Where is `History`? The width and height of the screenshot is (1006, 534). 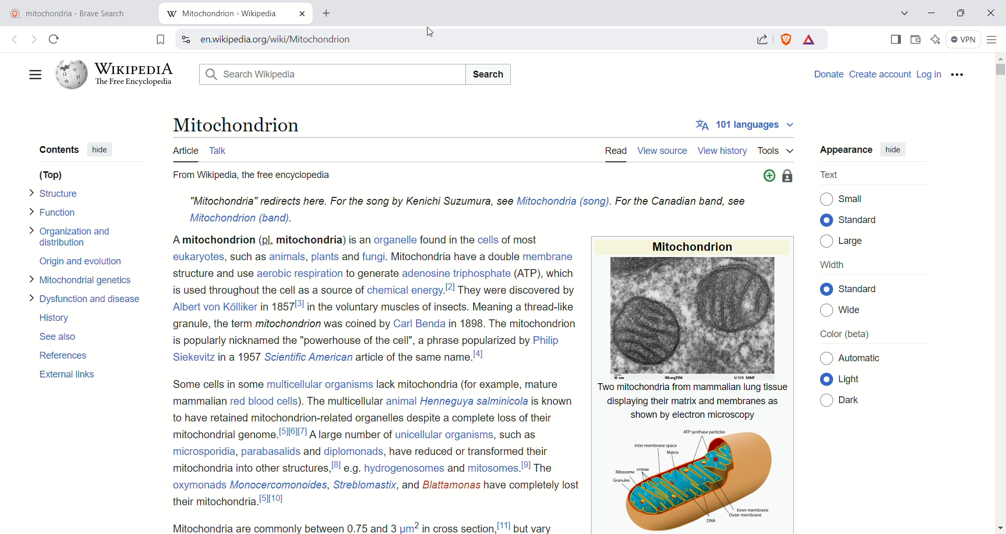 History is located at coordinates (58, 318).